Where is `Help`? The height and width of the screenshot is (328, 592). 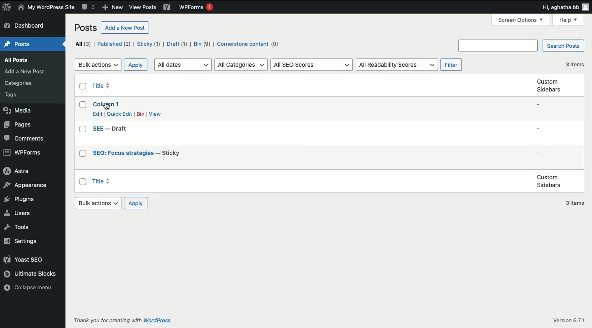
Help is located at coordinates (568, 20).